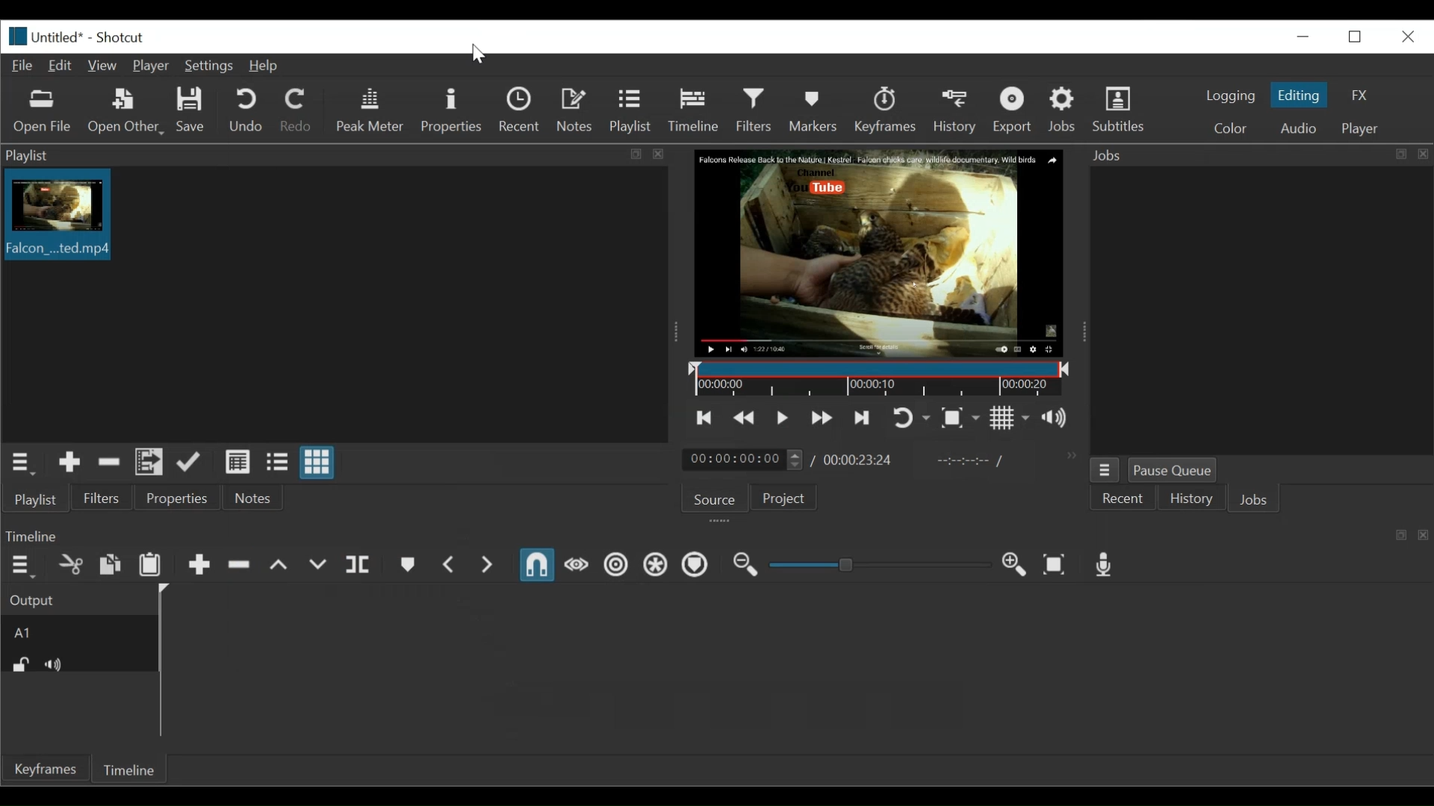 The image size is (1434, 806). I want to click on Mute, so click(55, 664).